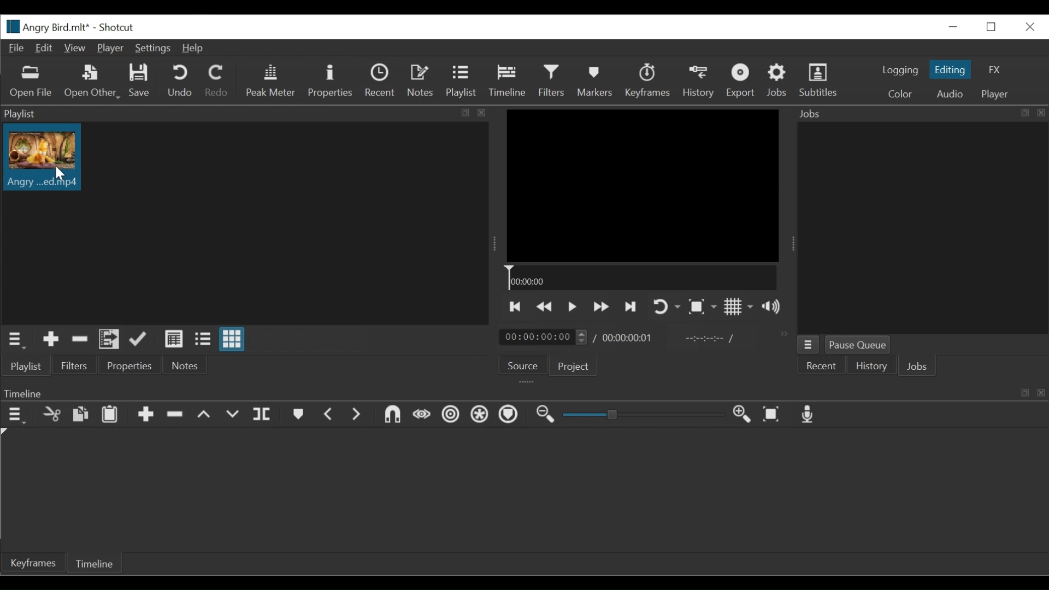 The image size is (1049, 590). I want to click on Total duration, so click(627, 339).